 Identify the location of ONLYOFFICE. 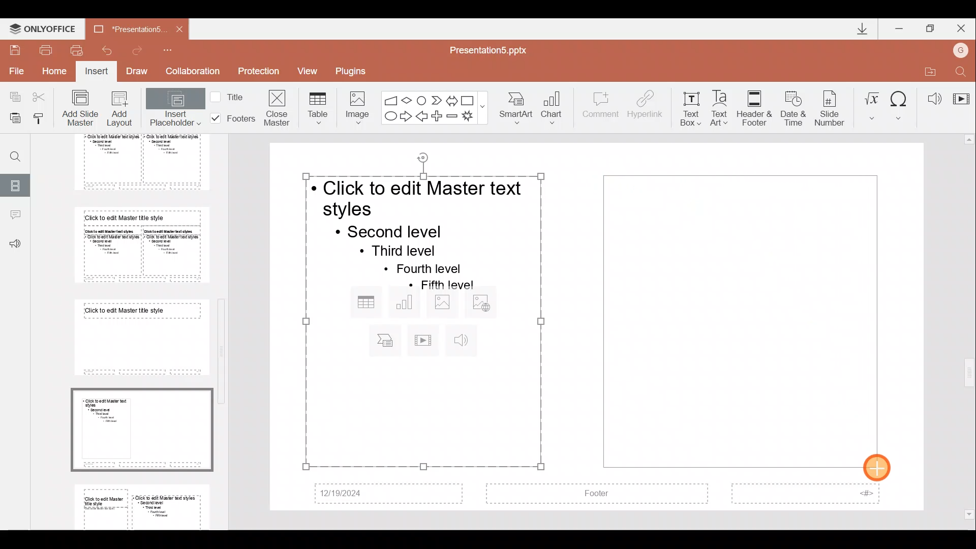
(42, 26).